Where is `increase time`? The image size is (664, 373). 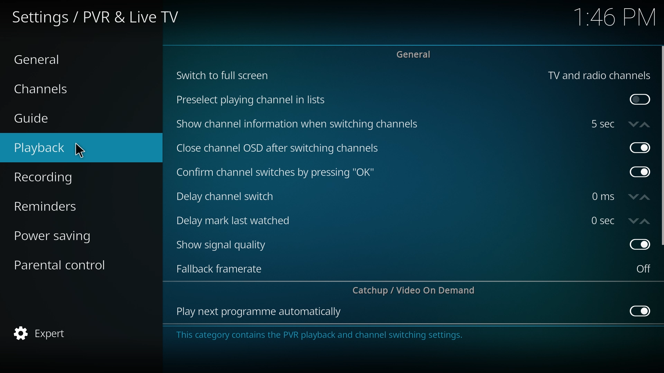 increase time is located at coordinates (645, 125).